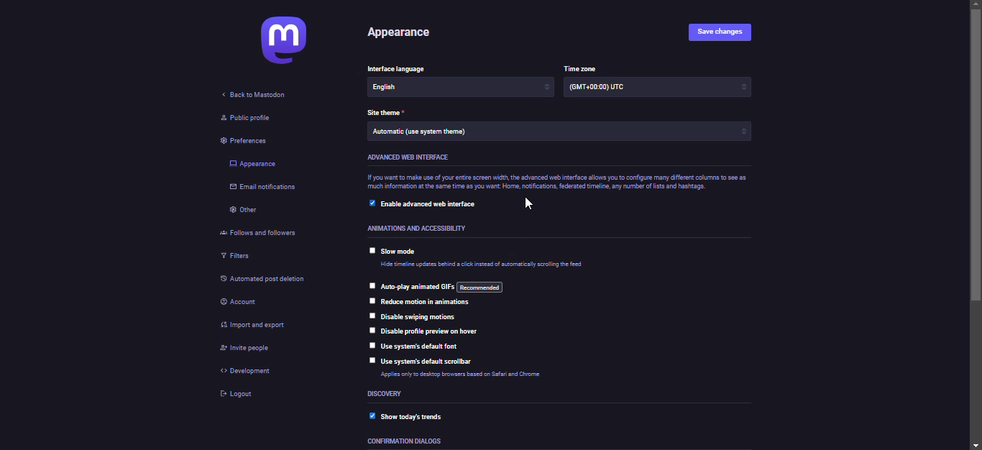 Image resolution: width=982 pixels, height=450 pixels. I want to click on Automatic (use system theme), so click(550, 132).